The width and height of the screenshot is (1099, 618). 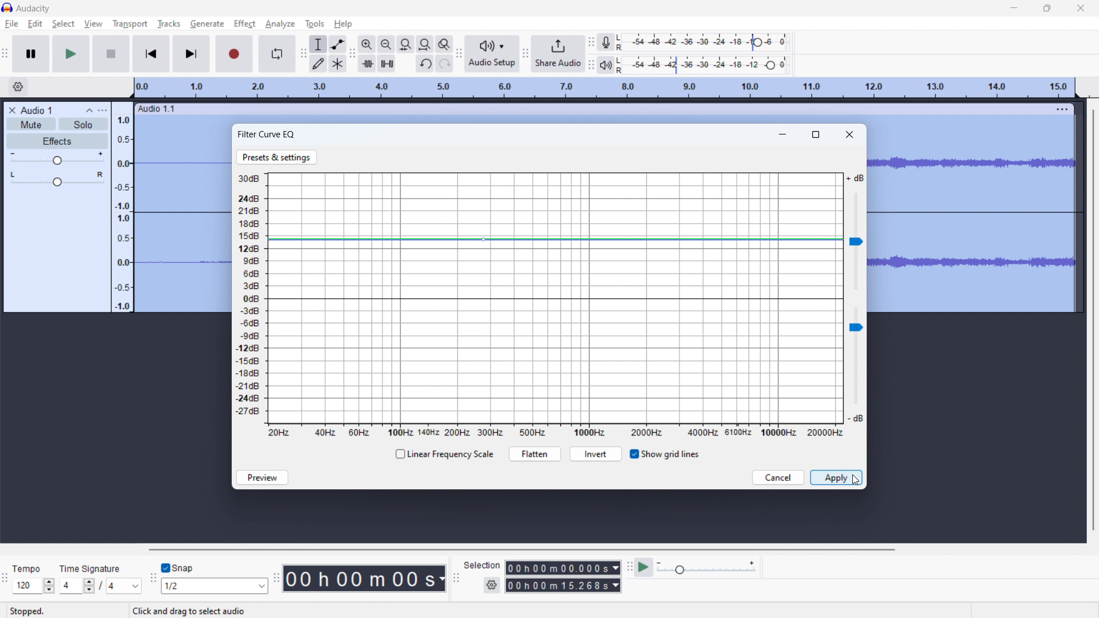 What do you see at coordinates (609, 42) in the screenshot?
I see `recording meter` at bounding box center [609, 42].